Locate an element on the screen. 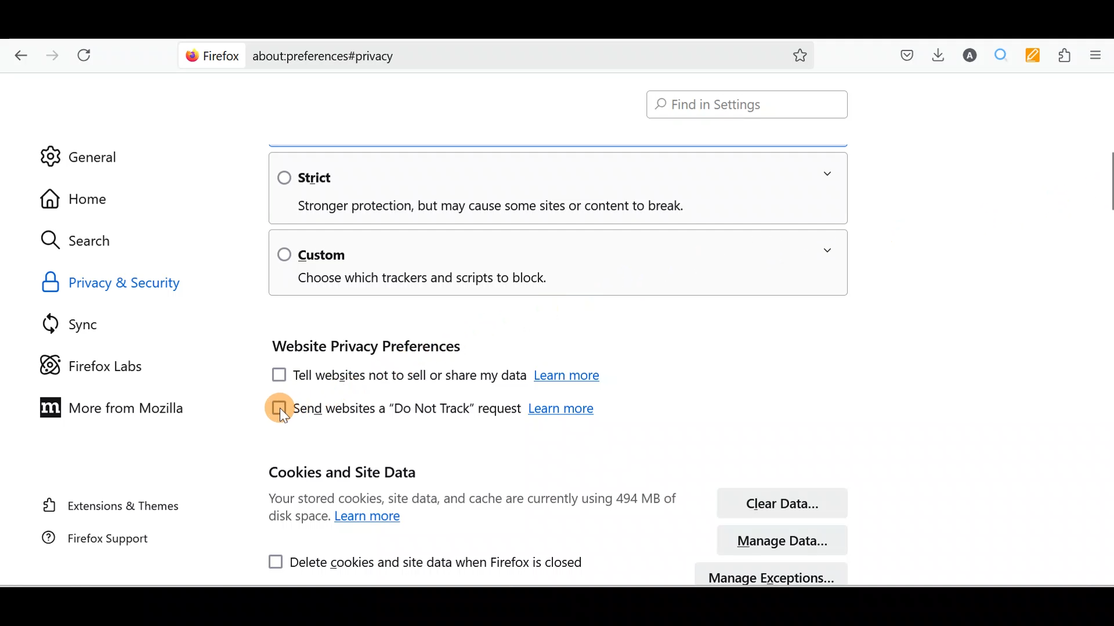 This screenshot has height=626, width=1114. Your stored cookies, site data, and cache are currently using 494 MB of is located at coordinates (472, 498).